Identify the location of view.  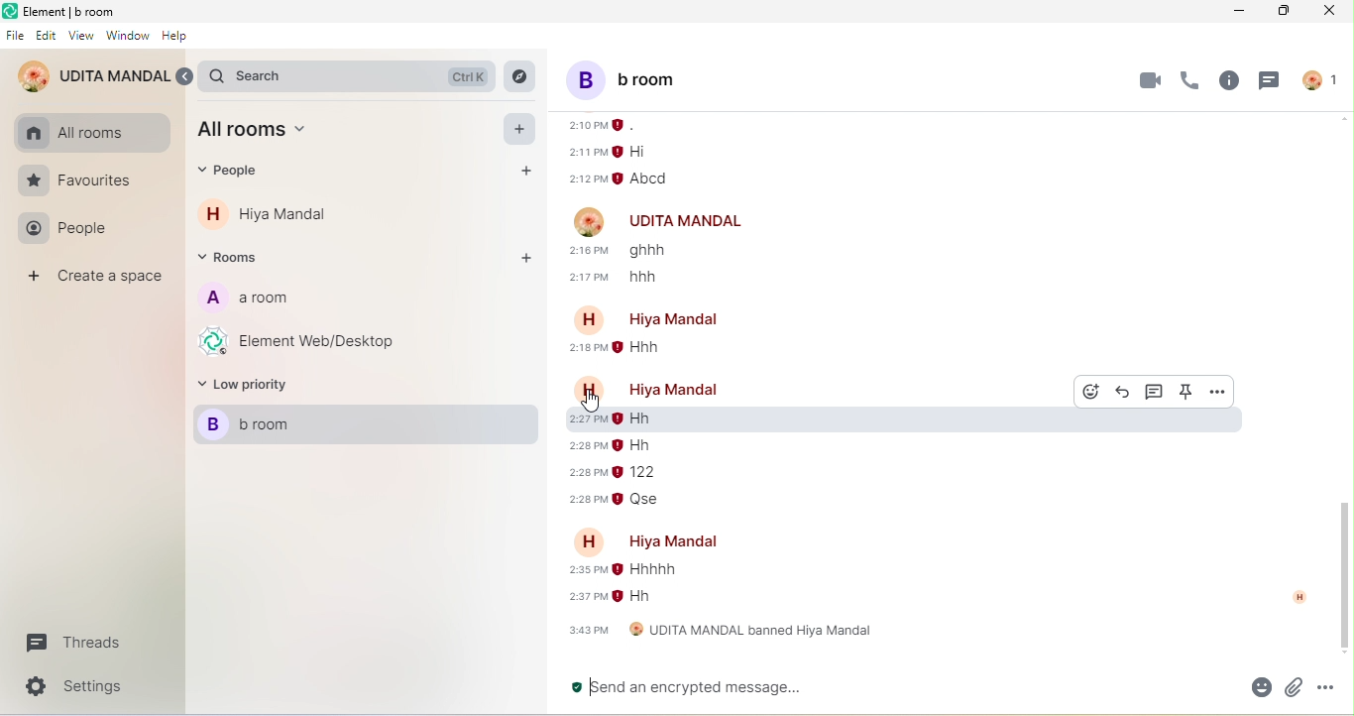
(83, 35).